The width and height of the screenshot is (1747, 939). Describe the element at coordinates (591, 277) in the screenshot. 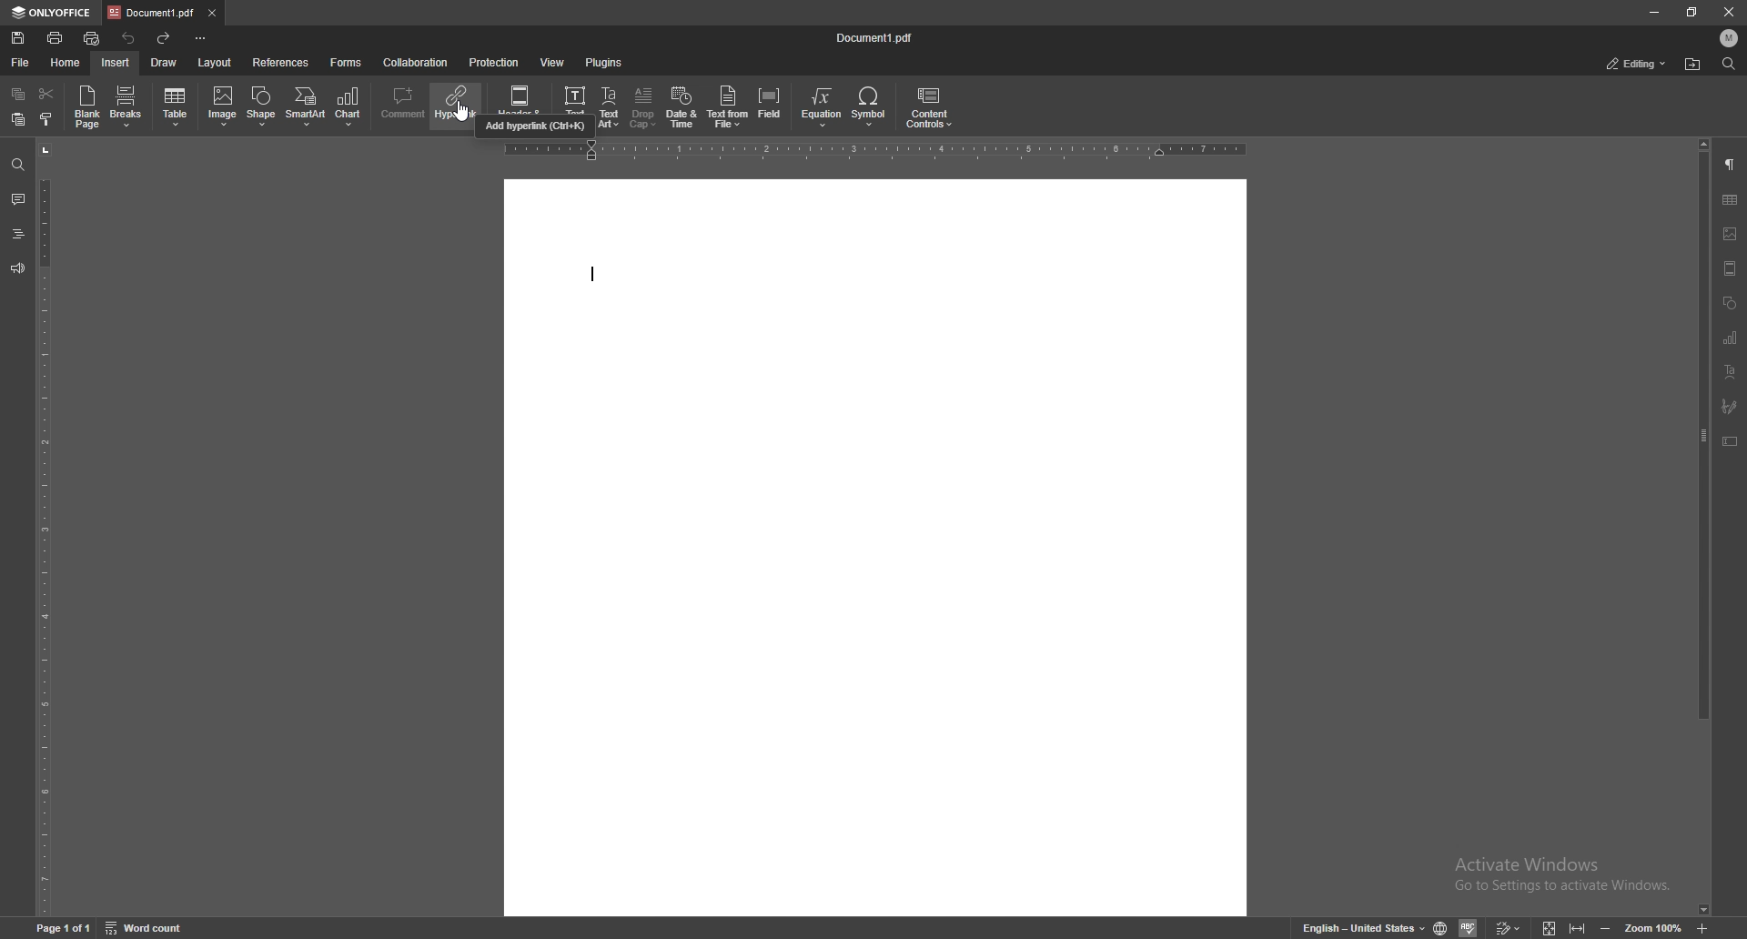

I see `text cursor` at that location.